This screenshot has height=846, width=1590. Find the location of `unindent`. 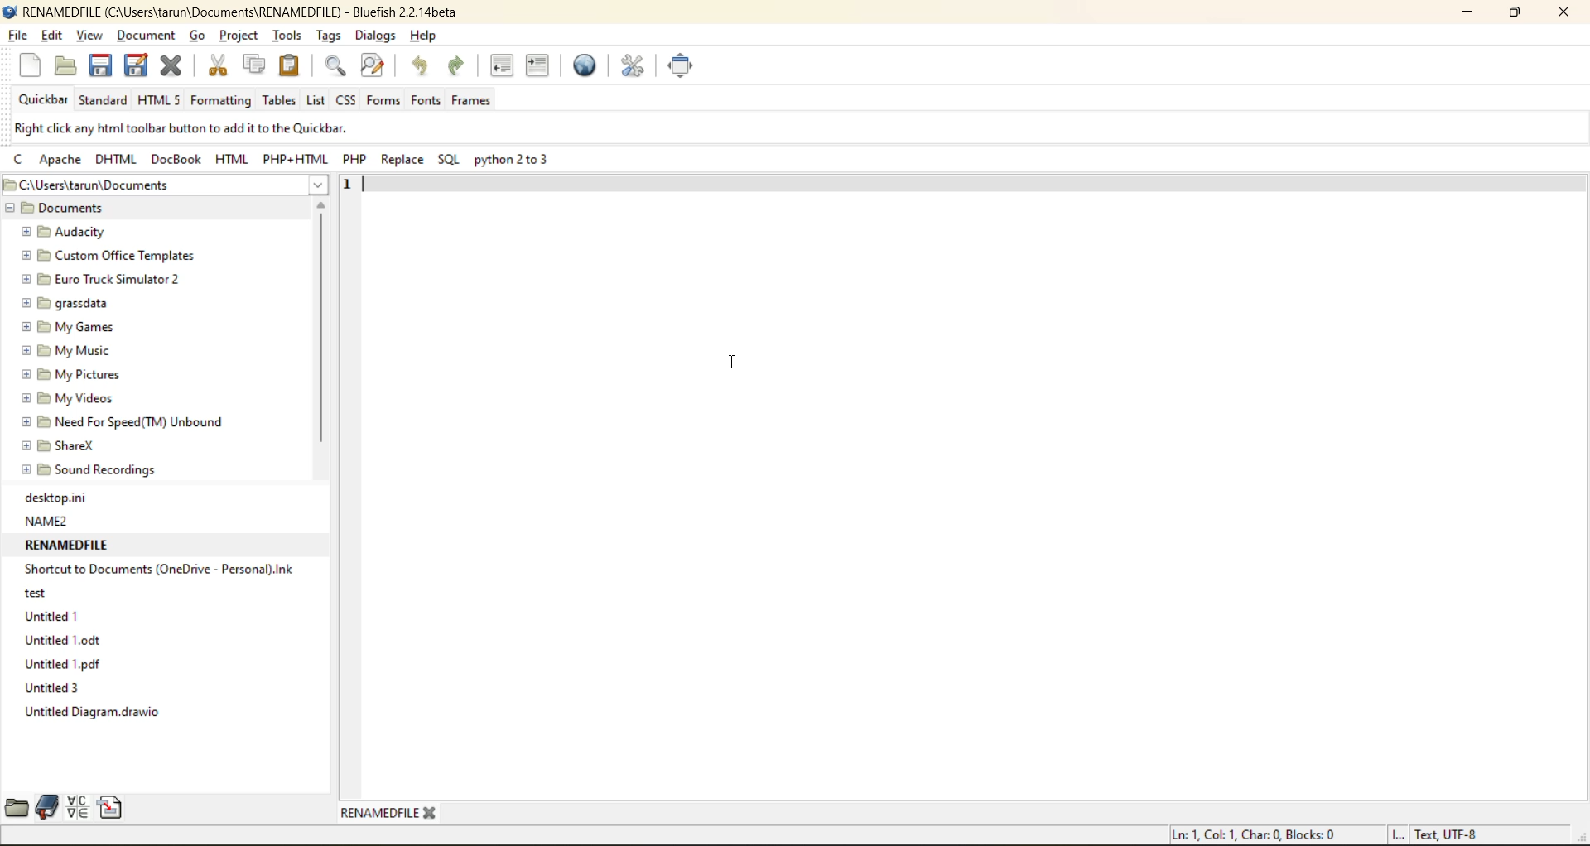

unindent is located at coordinates (505, 65).